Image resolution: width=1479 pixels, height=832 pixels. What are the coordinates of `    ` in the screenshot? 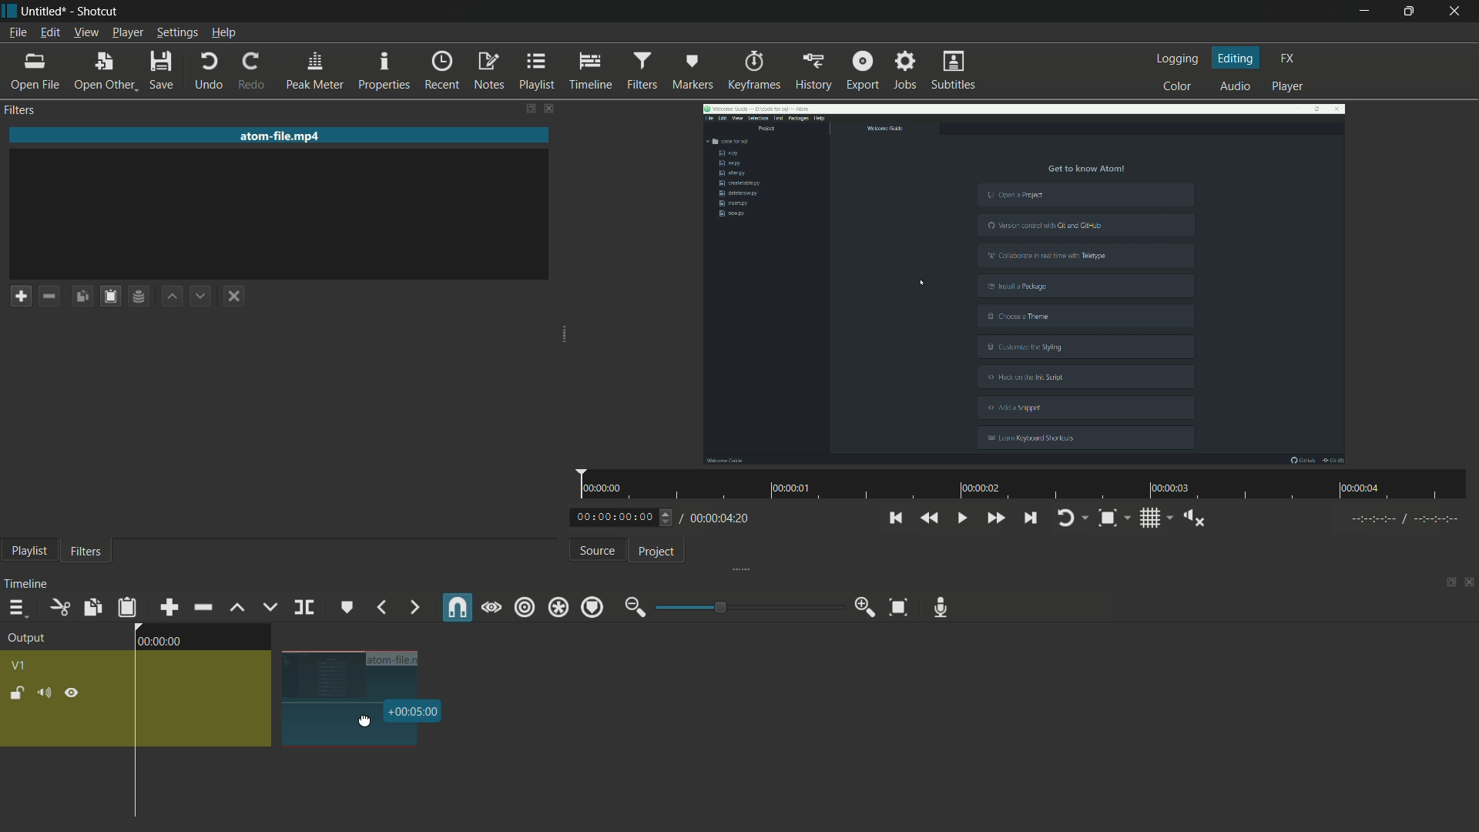 It's located at (169, 607).